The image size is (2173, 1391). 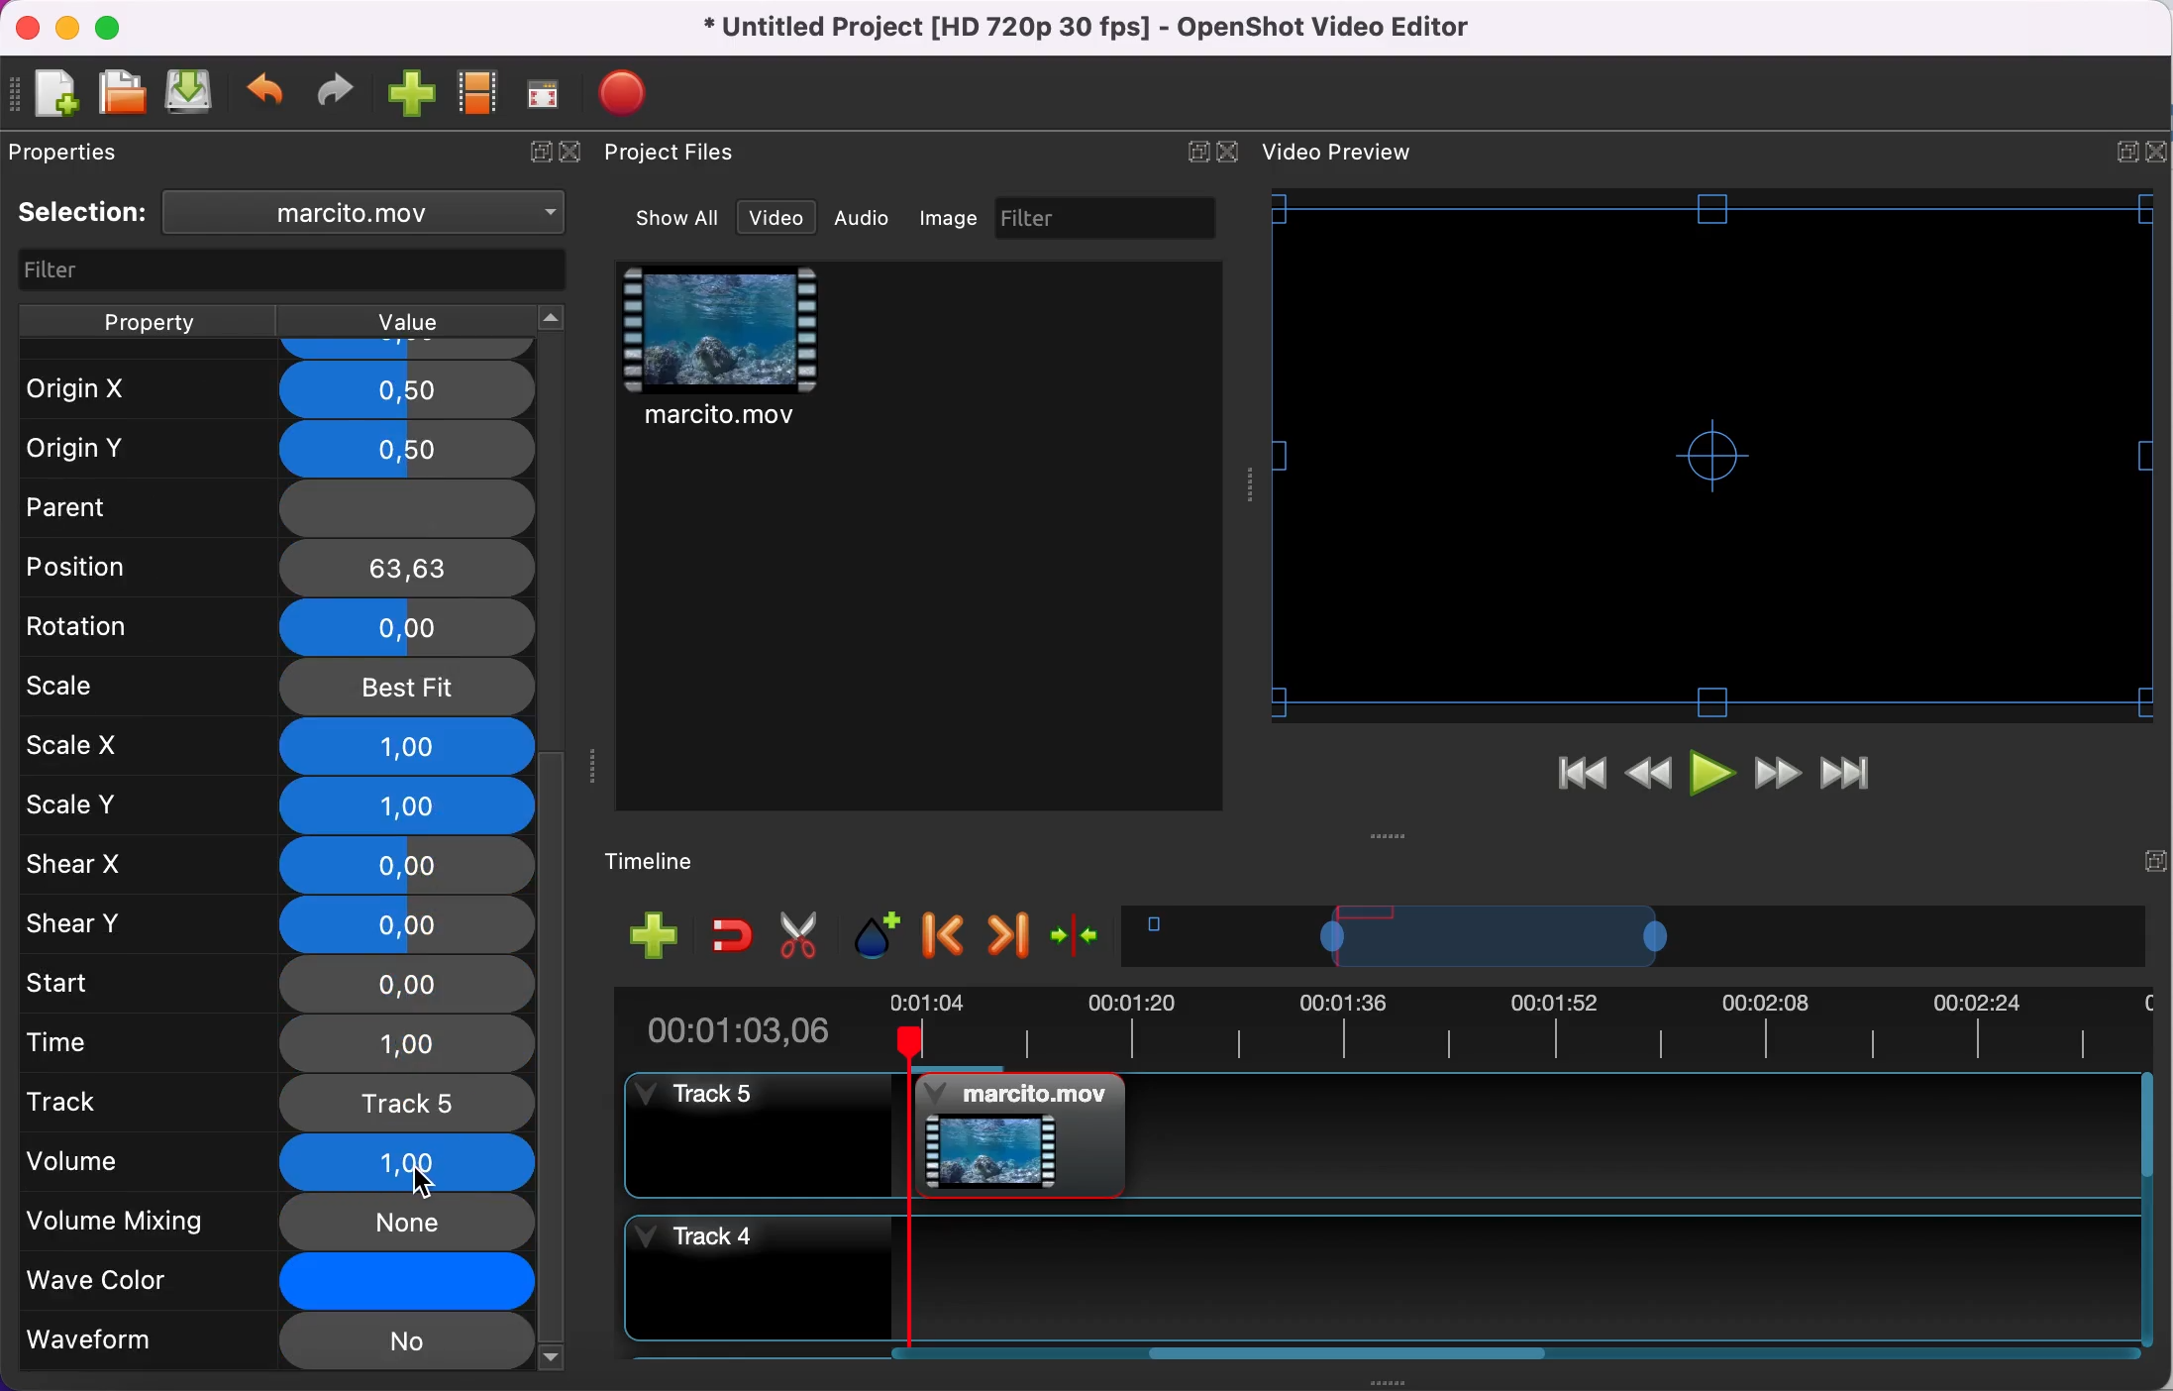 I want to click on cursor, so click(x=431, y=1180).